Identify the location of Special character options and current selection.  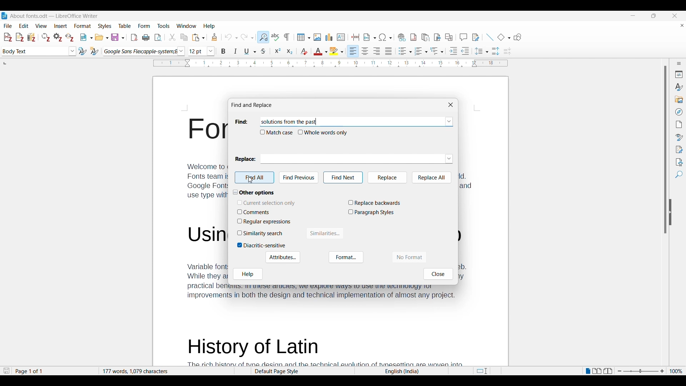
(386, 37).